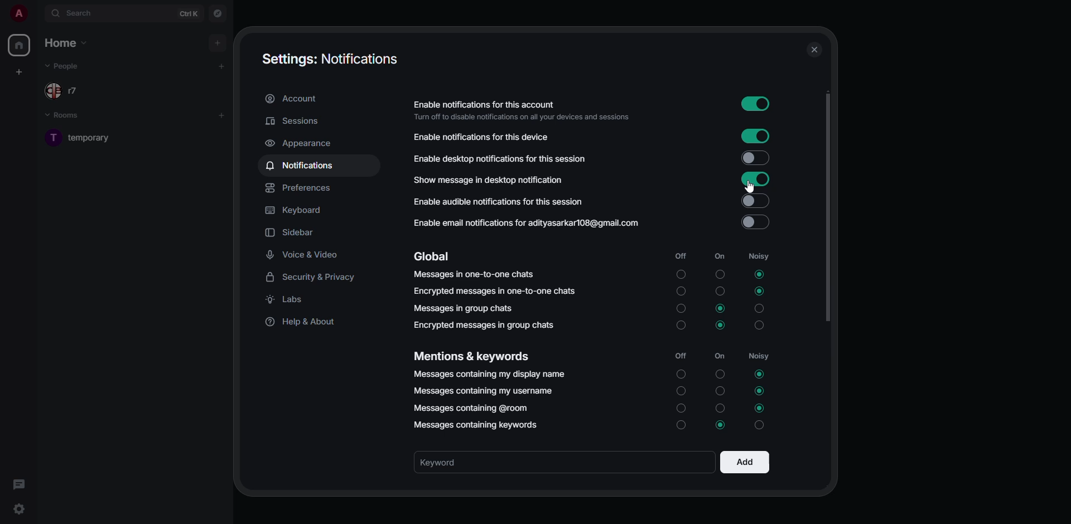  What do you see at coordinates (755, 222) in the screenshot?
I see `click to enable` at bounding box center [755, 222].